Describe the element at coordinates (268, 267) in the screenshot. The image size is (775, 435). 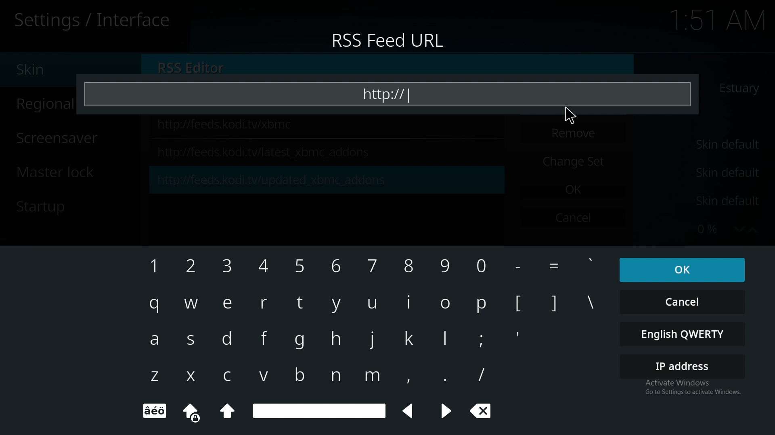
I see `4` at that location.